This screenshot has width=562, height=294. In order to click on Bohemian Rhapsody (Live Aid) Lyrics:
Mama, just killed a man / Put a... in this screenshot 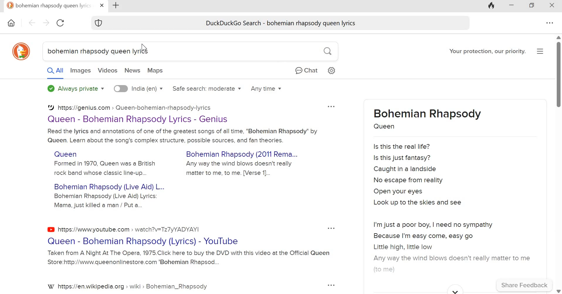, I will do `click(109, 202)`.